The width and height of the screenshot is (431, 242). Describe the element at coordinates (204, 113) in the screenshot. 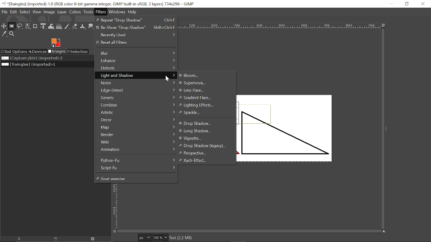

I see `Sparkle` at that location.